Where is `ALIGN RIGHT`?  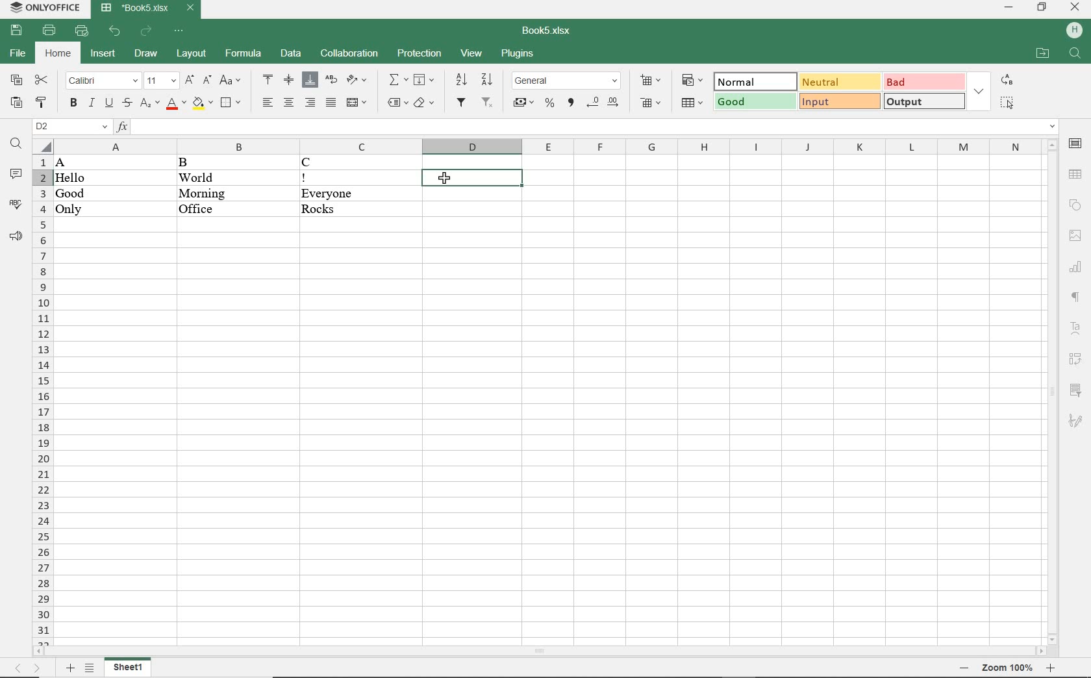 ALIGN RIGHT is located at coordinates (311, 103).